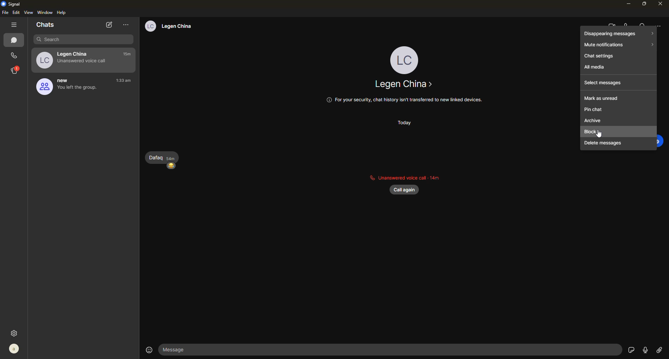 The width and height of the screenshot is (669, 359). Describe the element at coordinates (645, 350) in the screenshot. I see `record` at that location.